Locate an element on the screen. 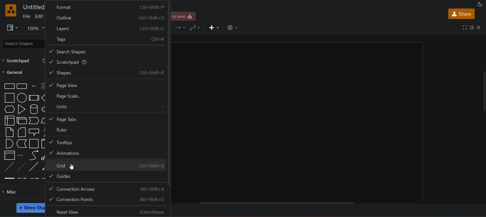  outline is located at coordinates (107, 16).